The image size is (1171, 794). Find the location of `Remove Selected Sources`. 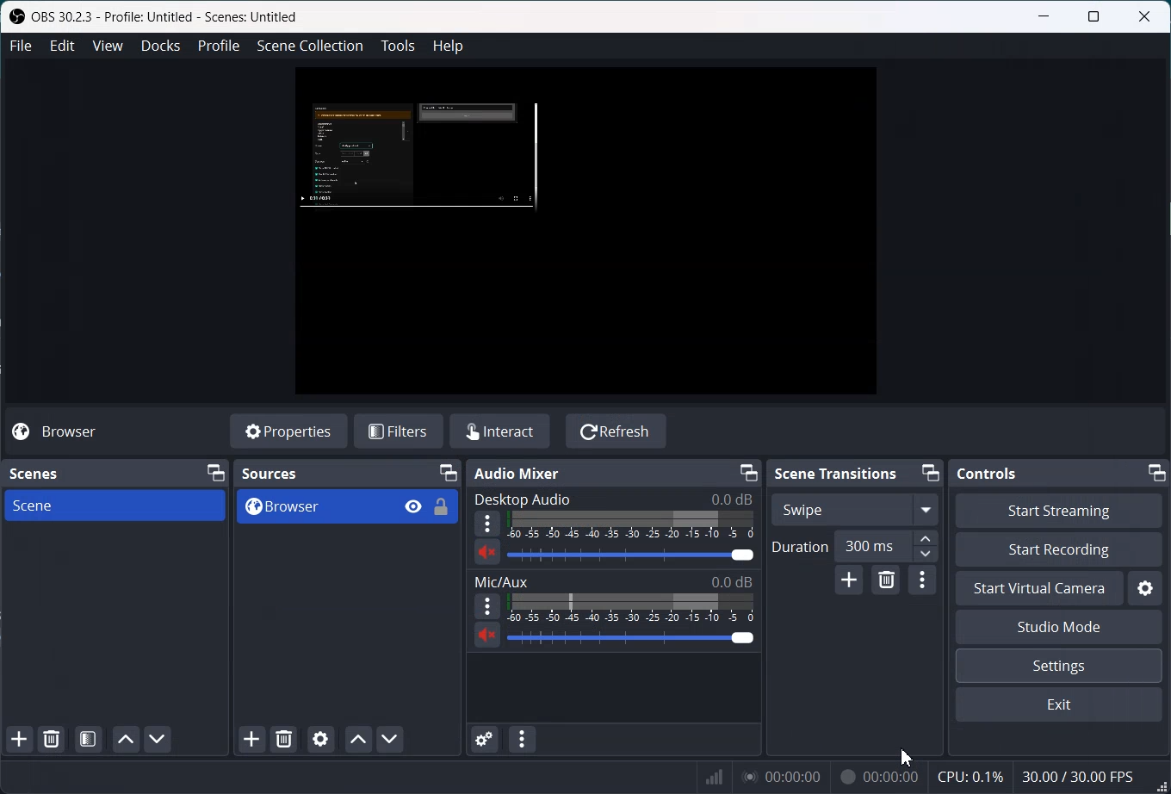

Remove Selected Sources is located at coordinates (284, 738).